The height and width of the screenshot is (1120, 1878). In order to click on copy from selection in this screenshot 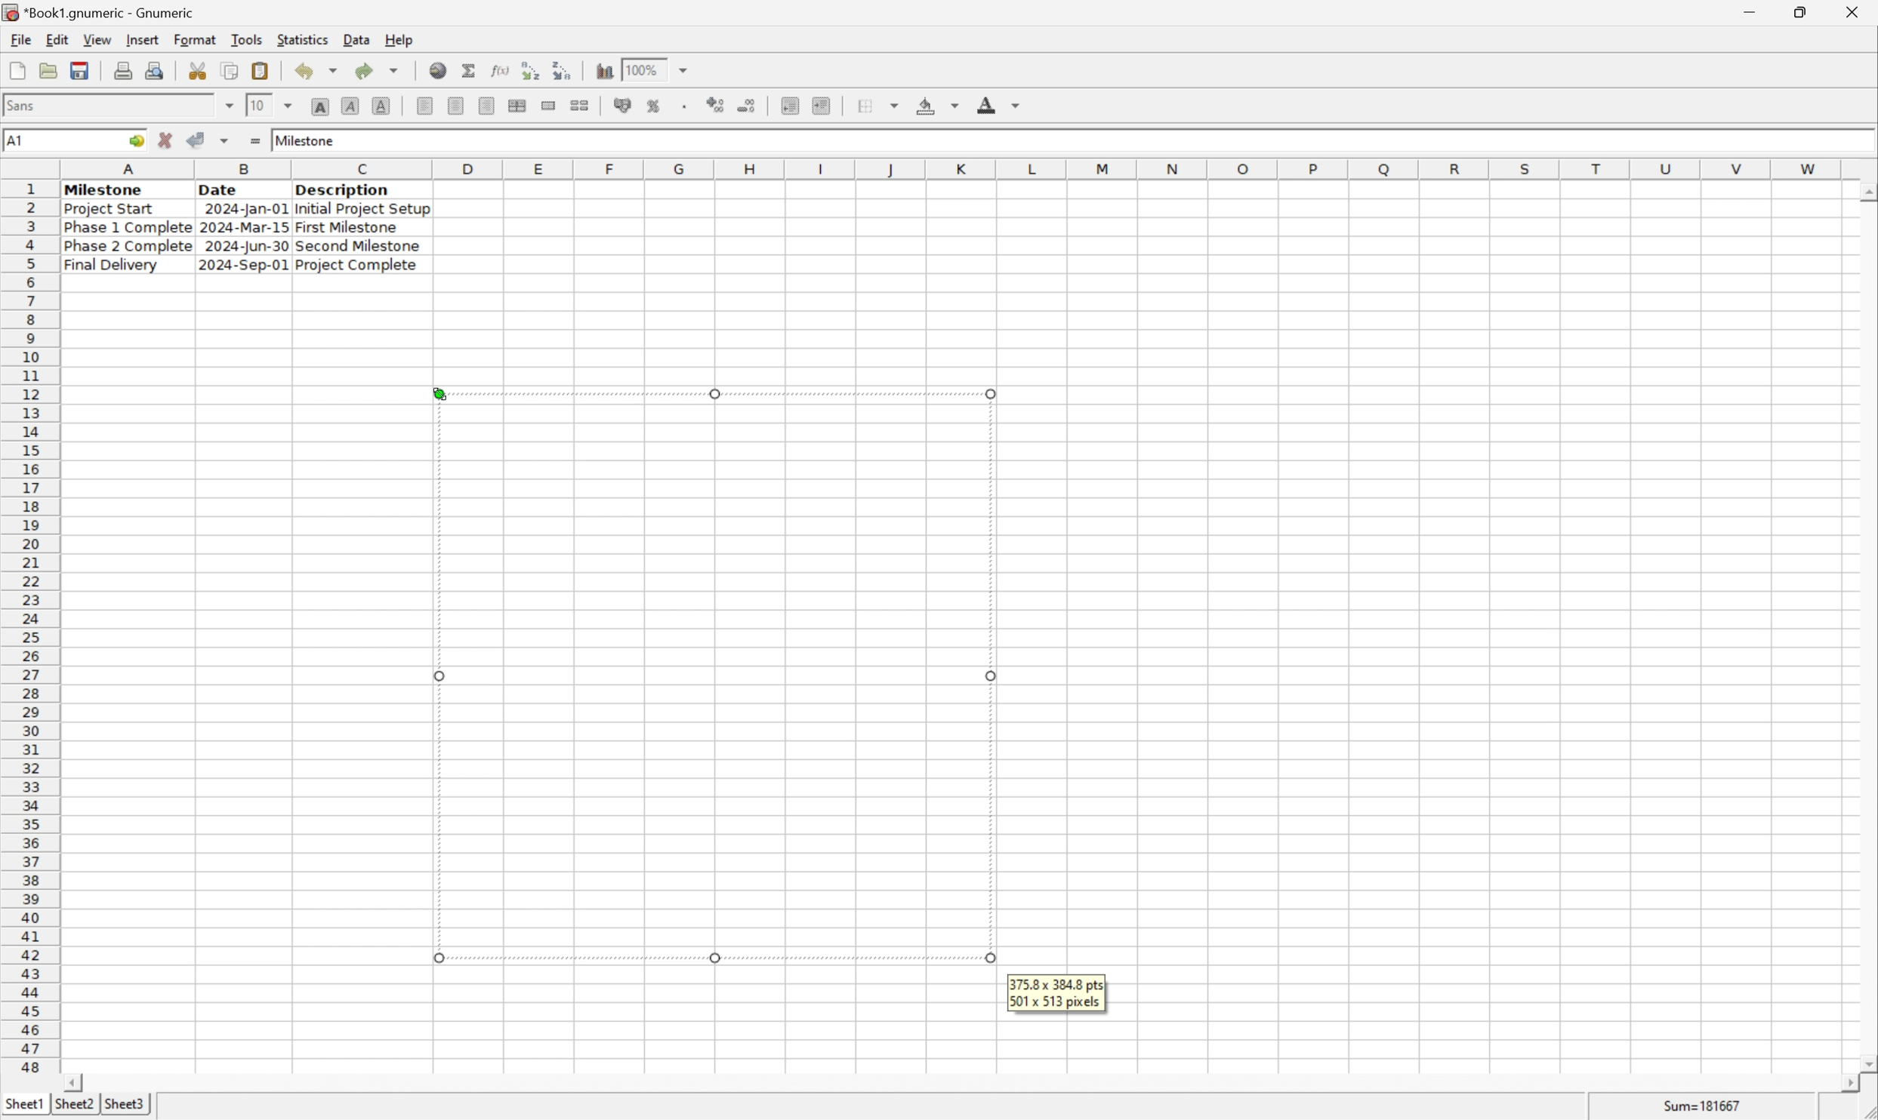, I will do `click(232, 71)`.